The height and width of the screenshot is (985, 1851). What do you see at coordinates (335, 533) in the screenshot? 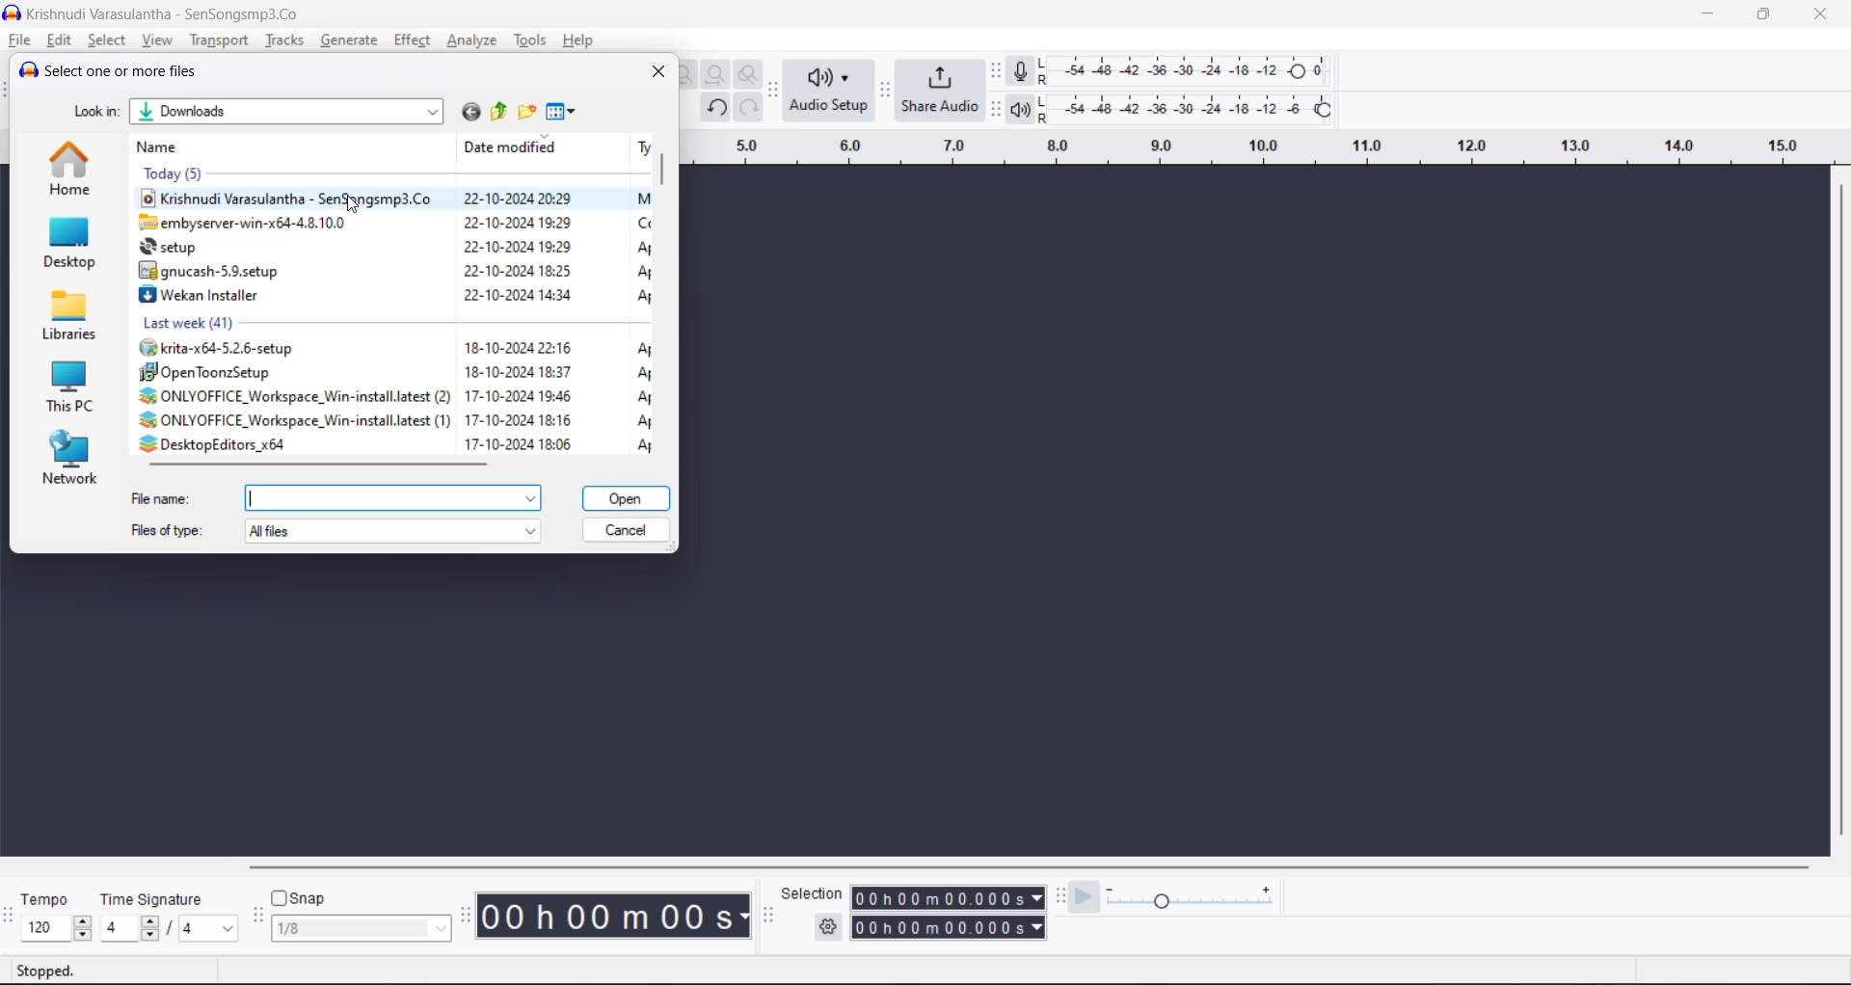
I see `file type` at bounding box center [335, 533].